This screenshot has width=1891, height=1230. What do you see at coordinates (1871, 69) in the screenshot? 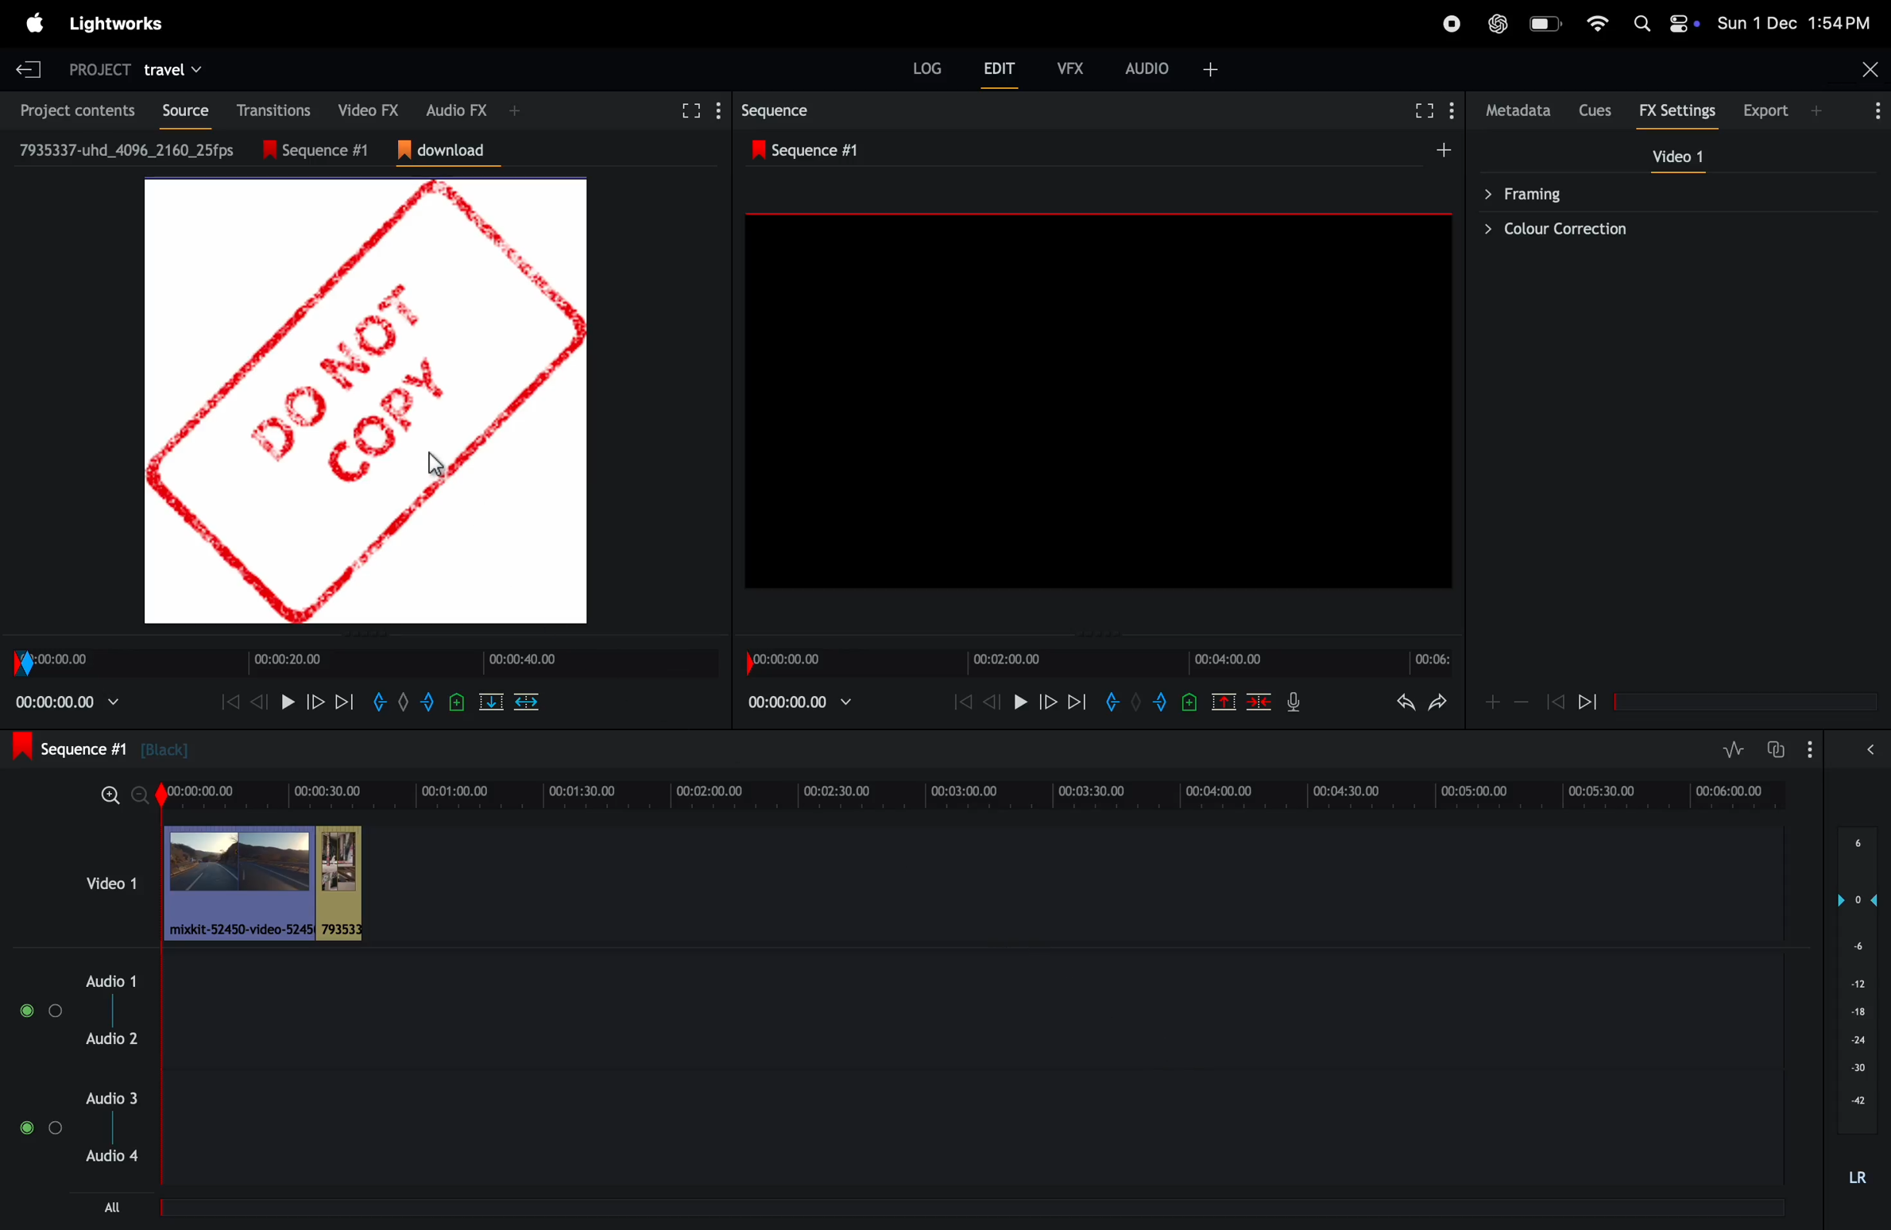
I see `close` at bounding box center [1871, 69].